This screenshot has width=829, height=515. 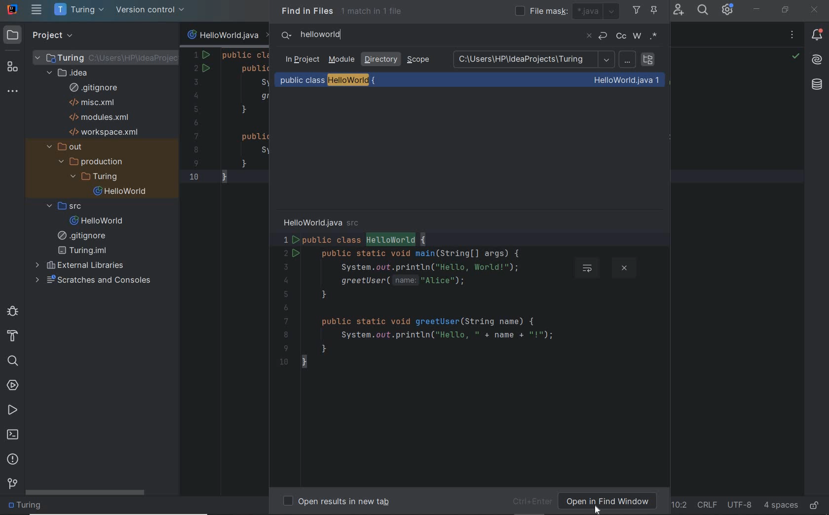 I want to click on file name, so click(x=100, y=221).